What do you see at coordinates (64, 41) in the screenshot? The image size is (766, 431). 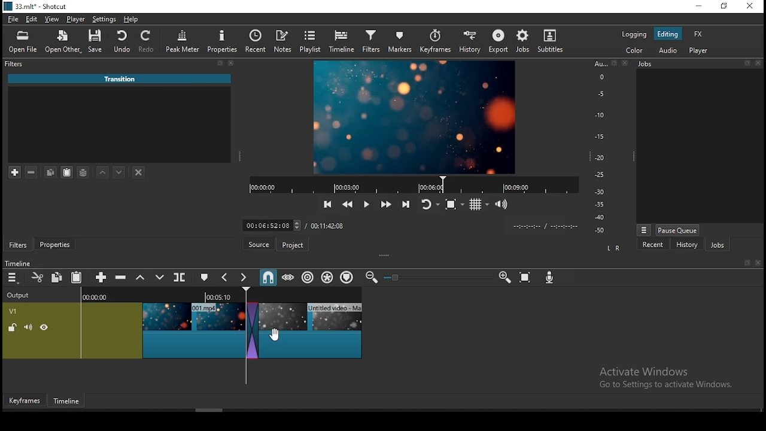 I see `open other` at bounding box center [64, 41].